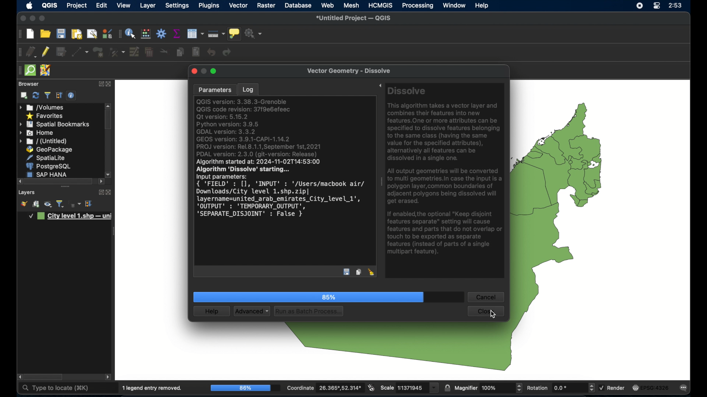 The image size is (707, 397). What do you see at coordinates (245, 388) in the screenshot?
I see `86%` at bounding box center [245, 388].